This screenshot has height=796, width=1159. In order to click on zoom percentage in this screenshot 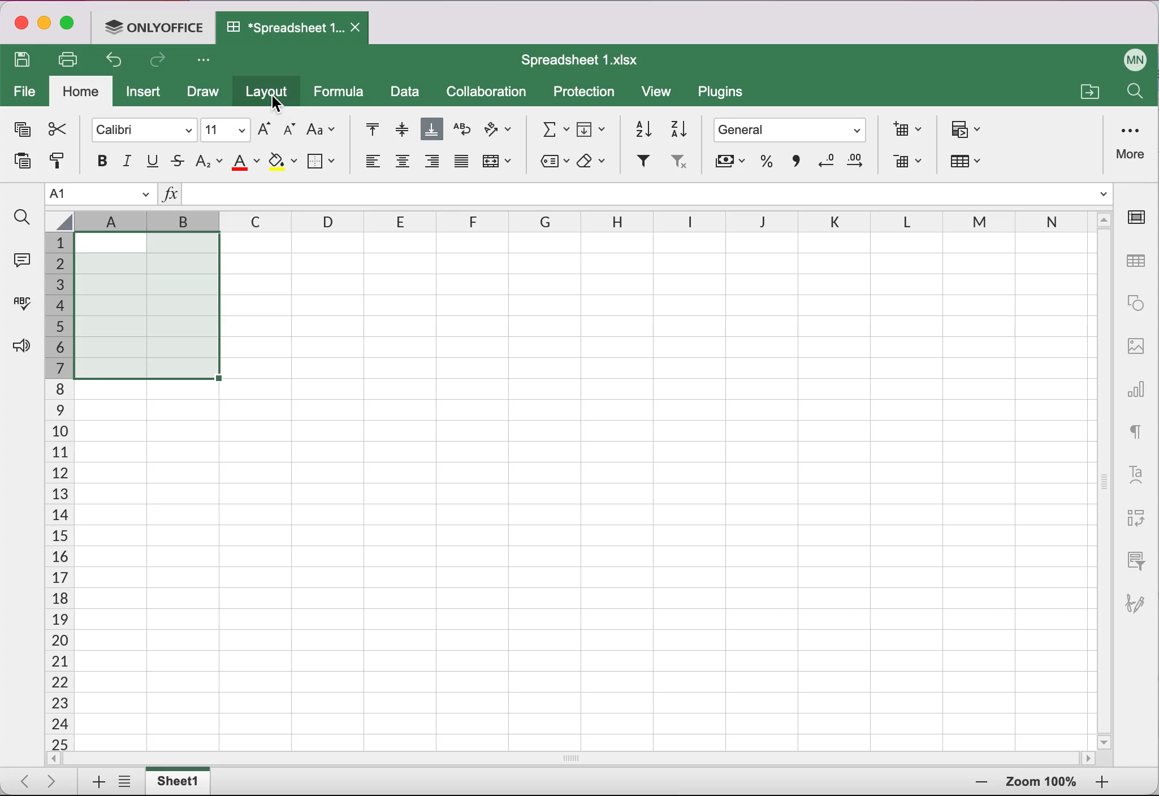, I will do `click(1041, 784)`.